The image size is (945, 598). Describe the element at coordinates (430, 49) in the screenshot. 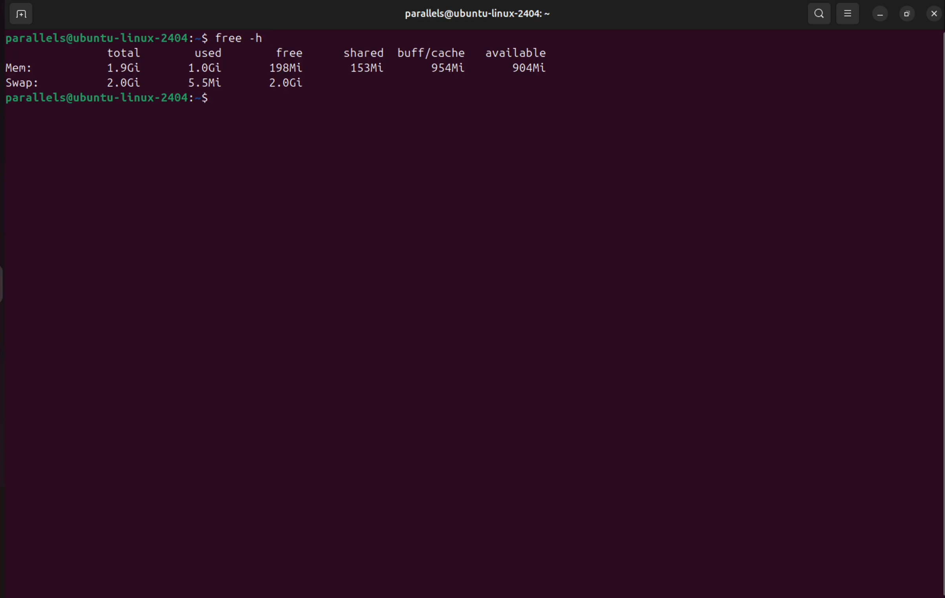

I see `buff cache` at that location.